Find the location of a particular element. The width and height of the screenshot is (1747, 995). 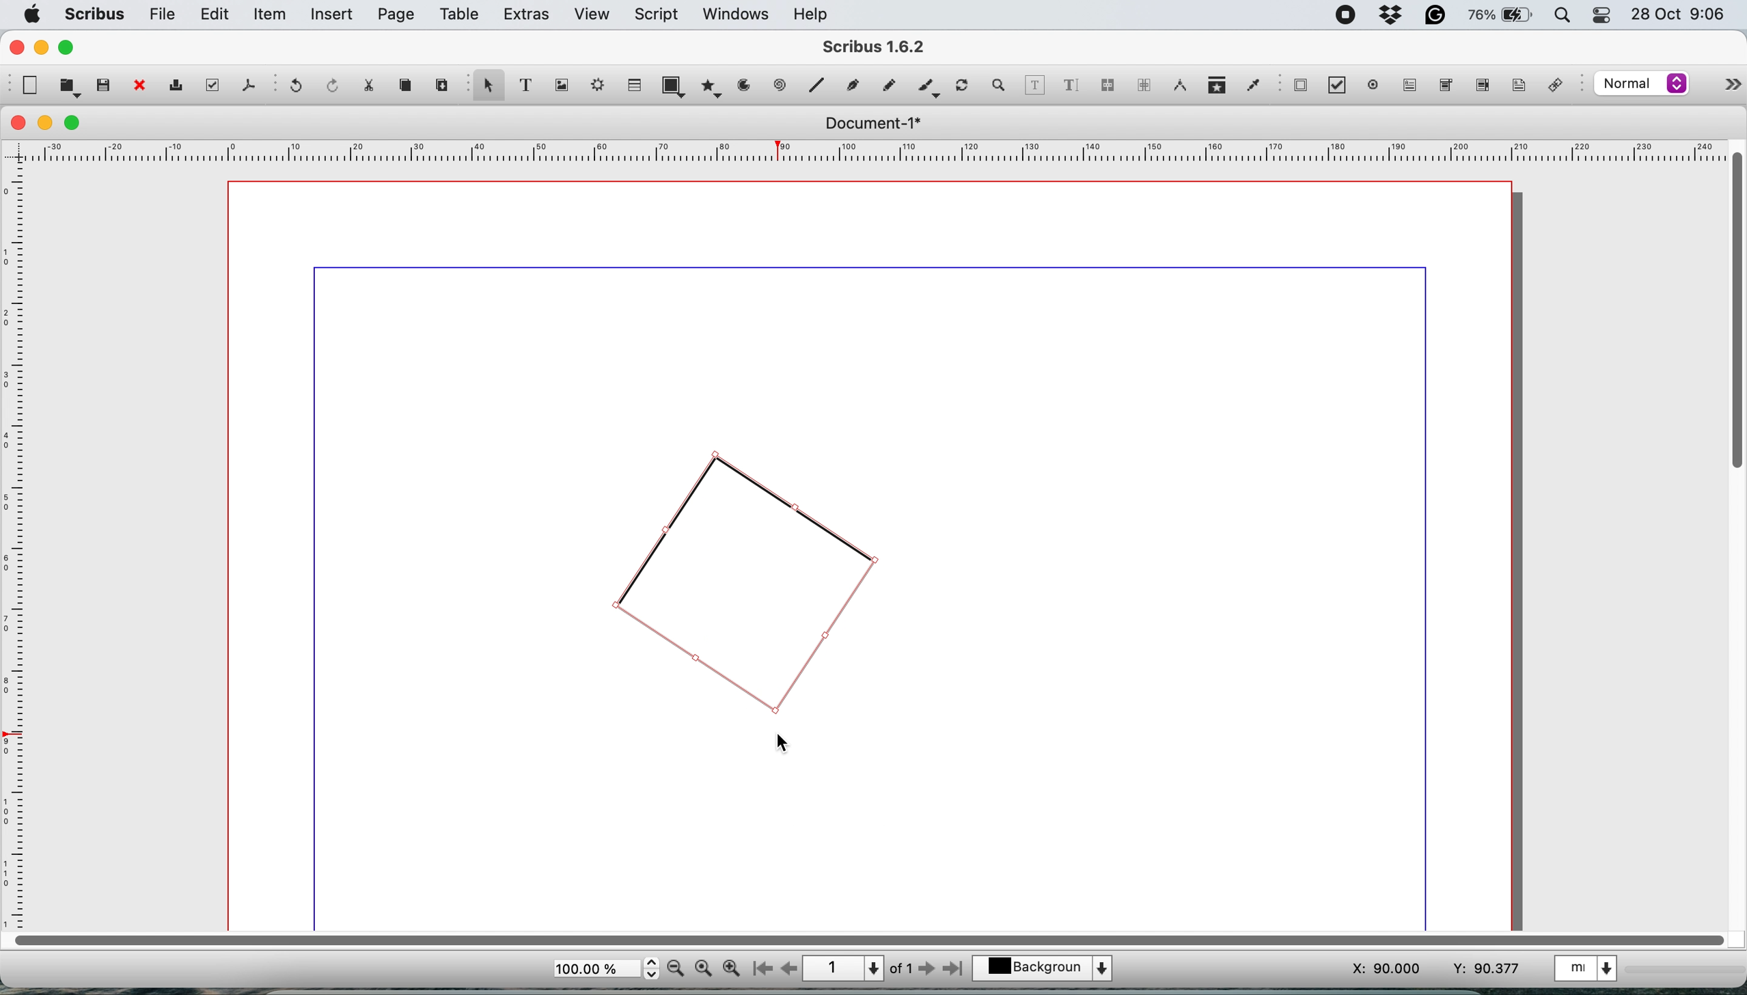

select the current unit is located at coordinates (1593, 971).